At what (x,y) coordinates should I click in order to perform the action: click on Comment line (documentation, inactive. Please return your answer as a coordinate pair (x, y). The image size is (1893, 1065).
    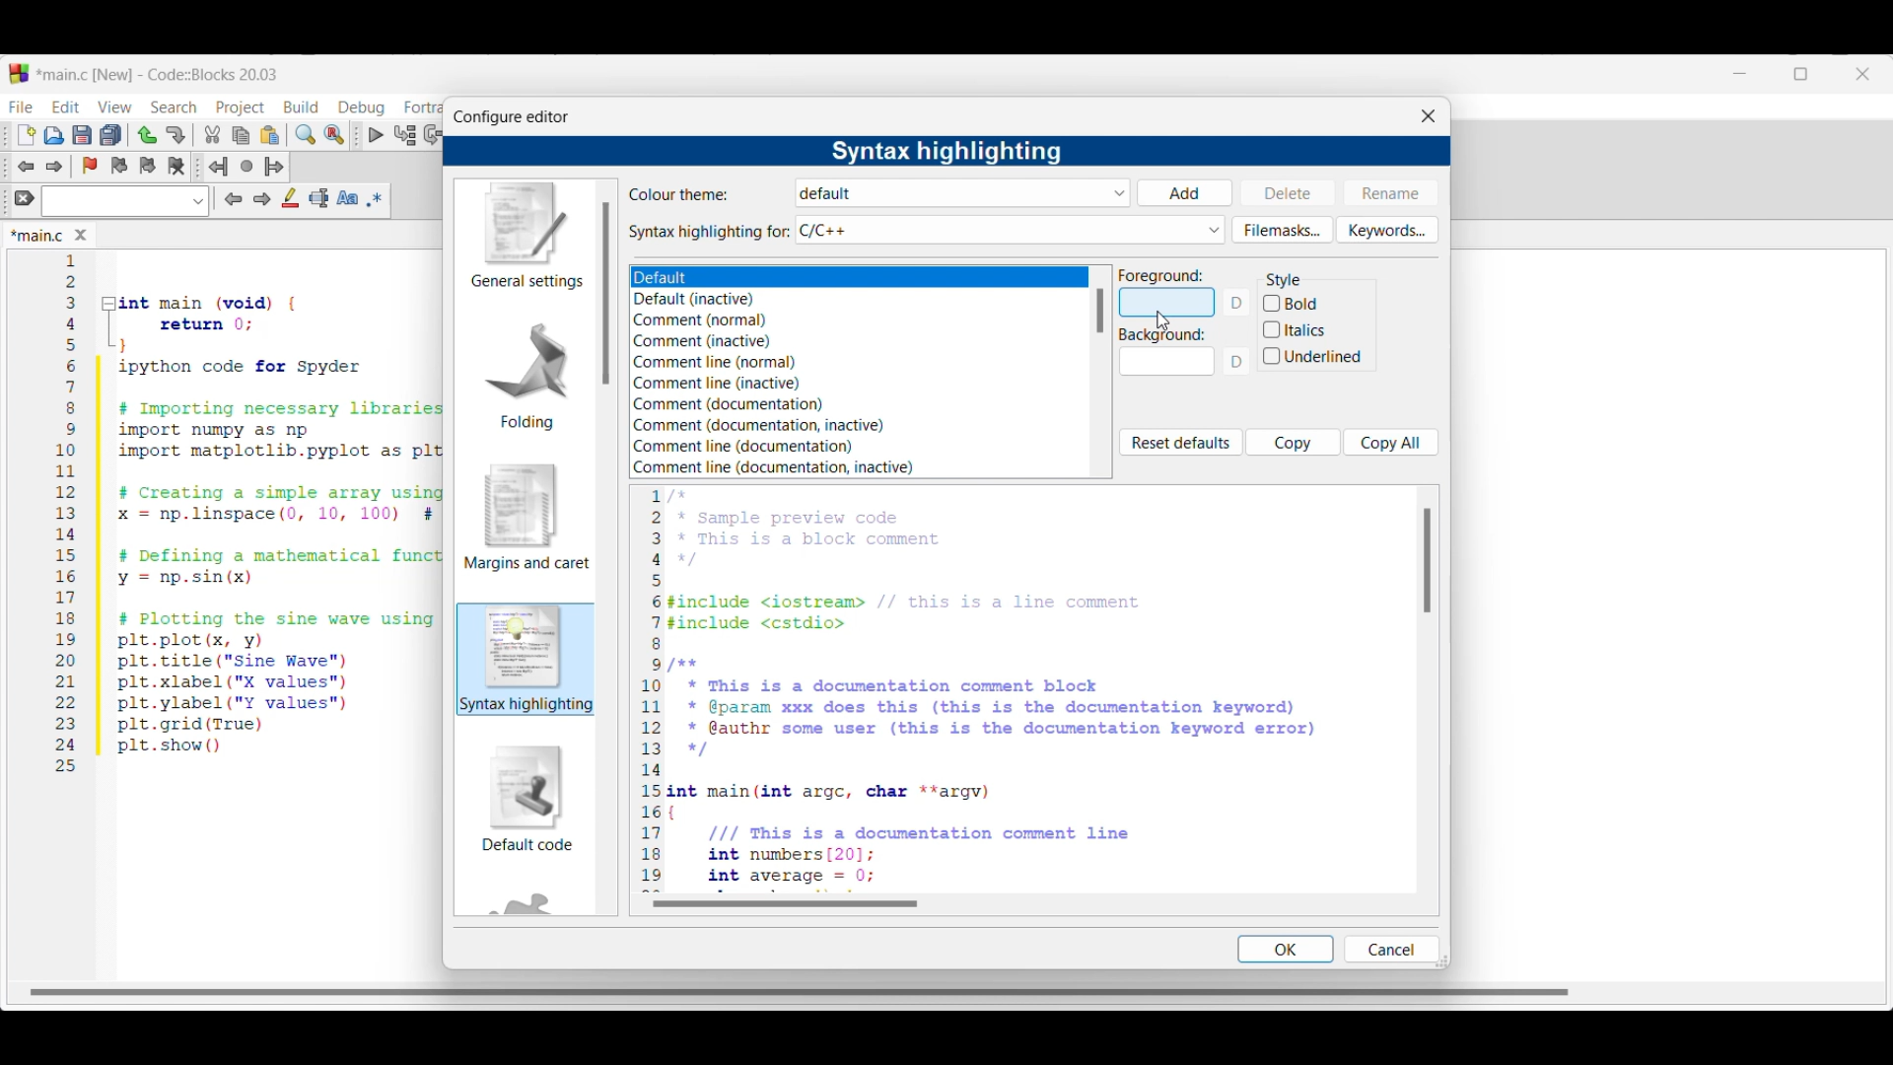
    Looking at the image, I should click on (774, 467).